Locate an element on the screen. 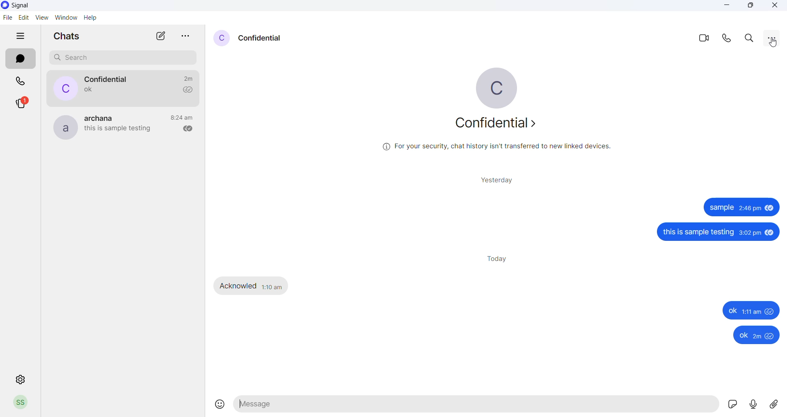  profile picture is located at coordinates (63, 126).